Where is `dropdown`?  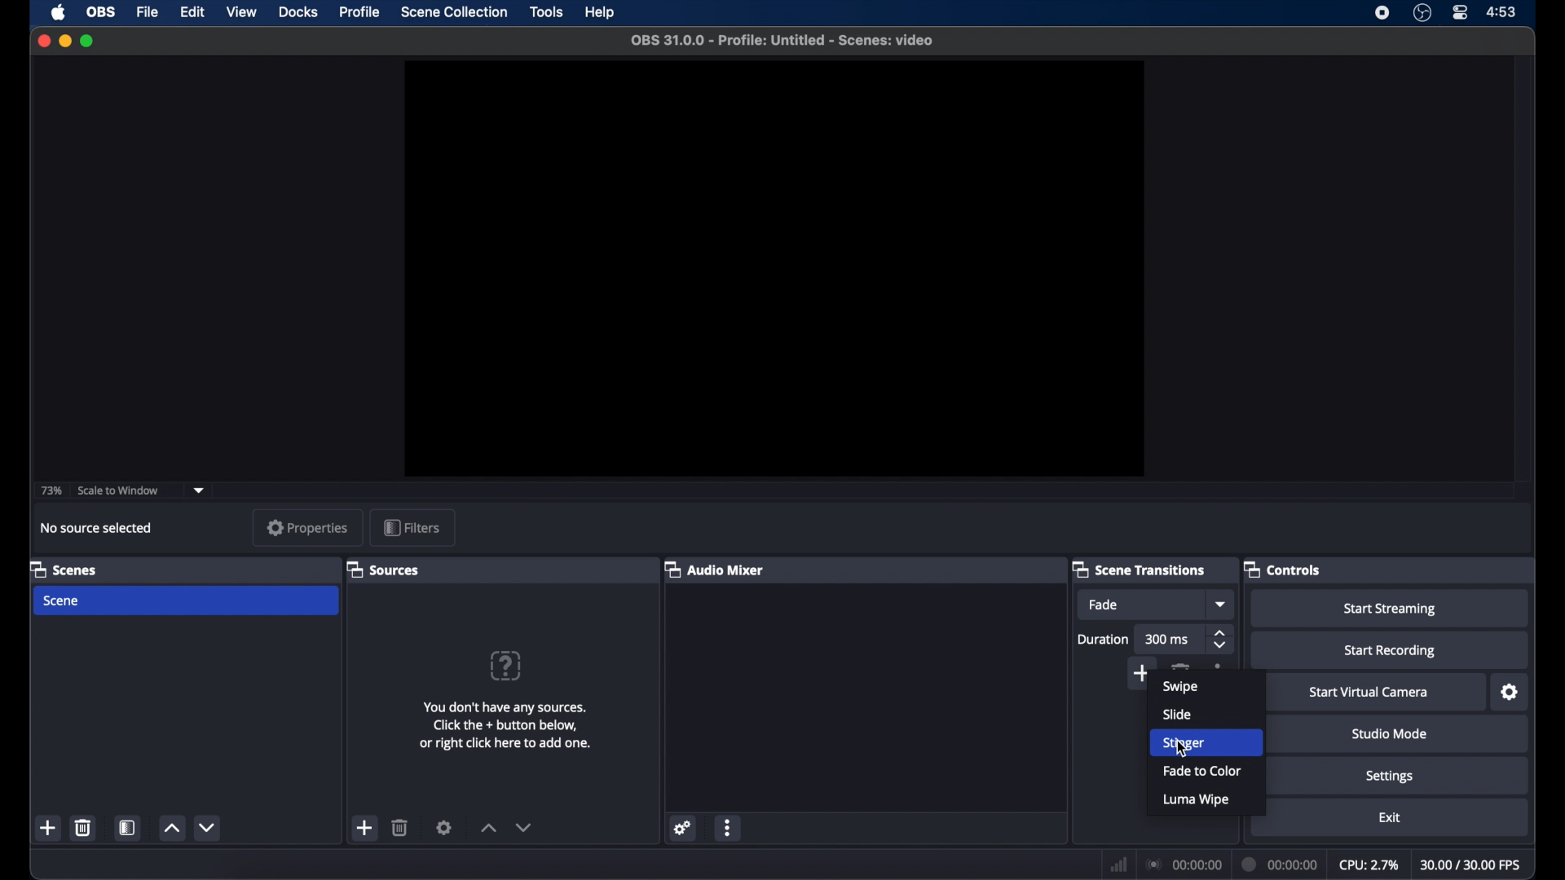
dropdown is located at coordinates (199, 490).